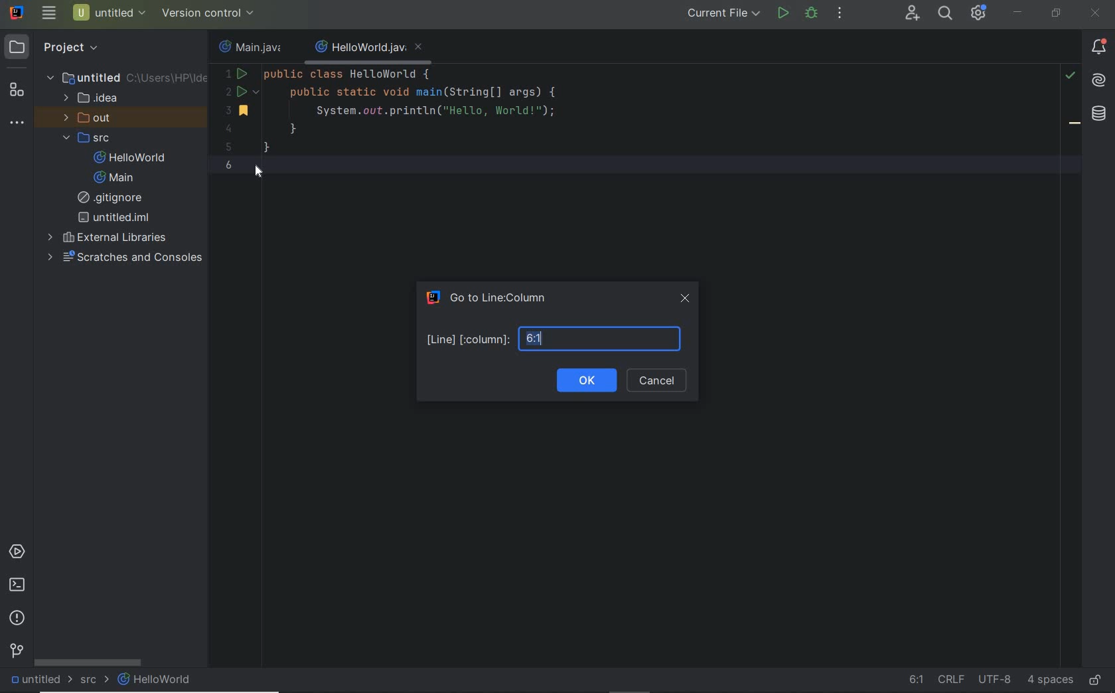  Describe the element at coordinates (261, 173) in the screenshot. I see `cursor` at that location.